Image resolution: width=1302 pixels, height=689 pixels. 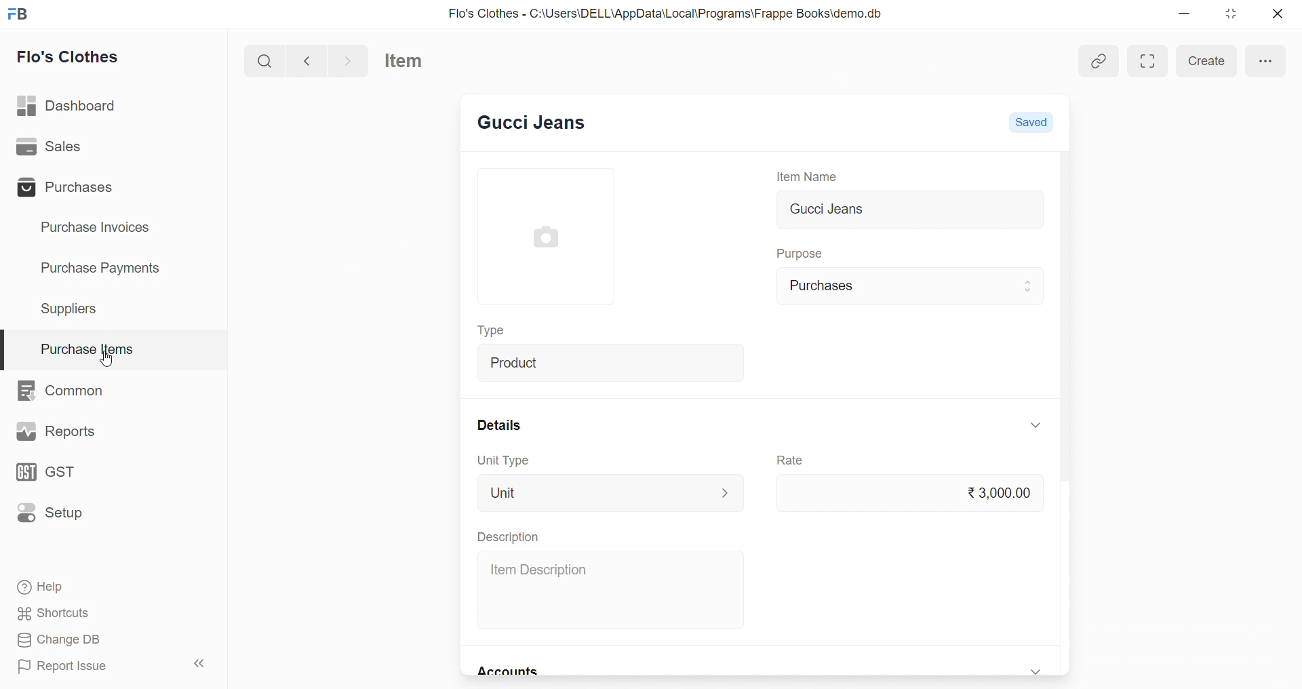 What do you see at coordinates (1038, 669) in the screenshot?
I see `expand/collapse` at bounding box center [1038, 669].